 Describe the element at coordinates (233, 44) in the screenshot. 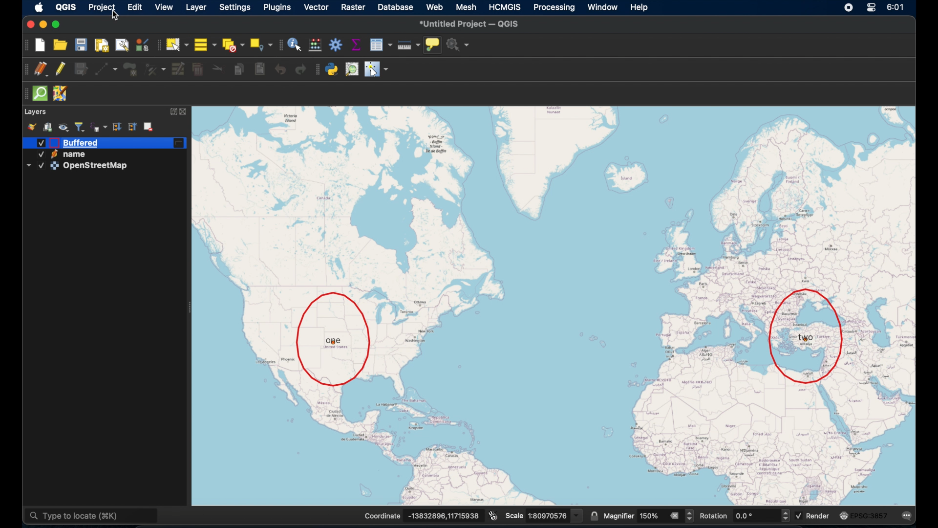

I see `deselect features` at that location.